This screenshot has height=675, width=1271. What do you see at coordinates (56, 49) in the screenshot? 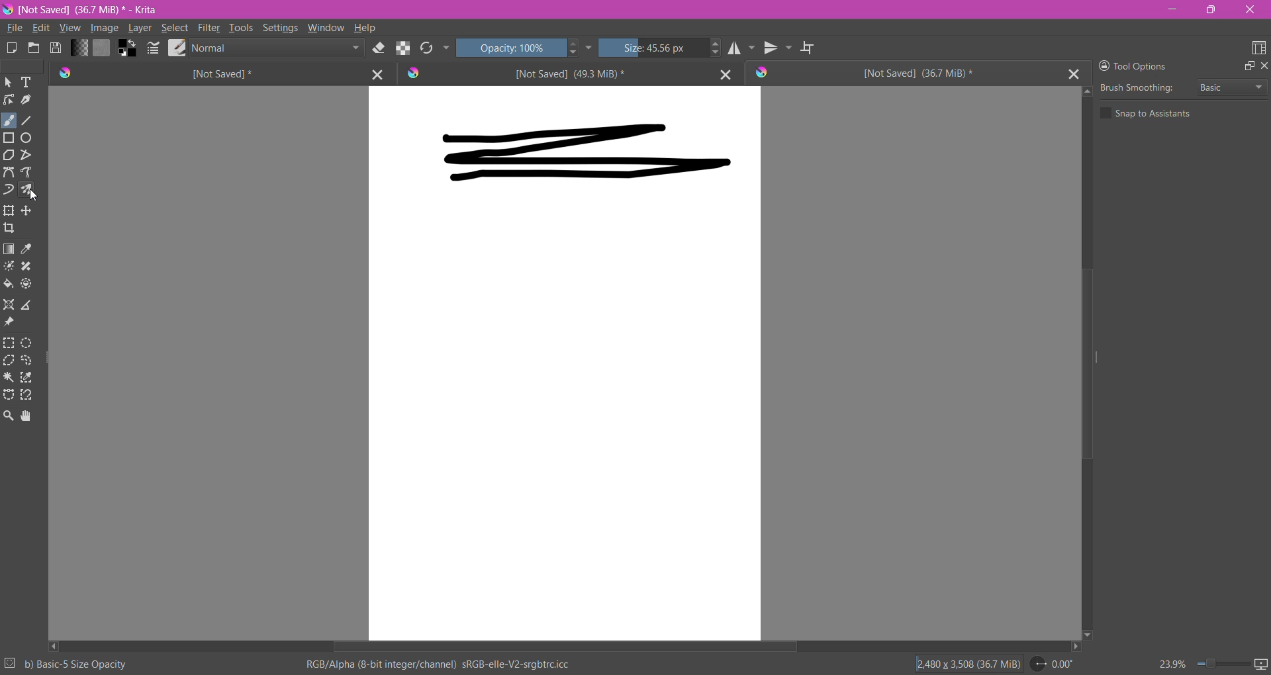
I see `Save` at bounding box center [56, 49].